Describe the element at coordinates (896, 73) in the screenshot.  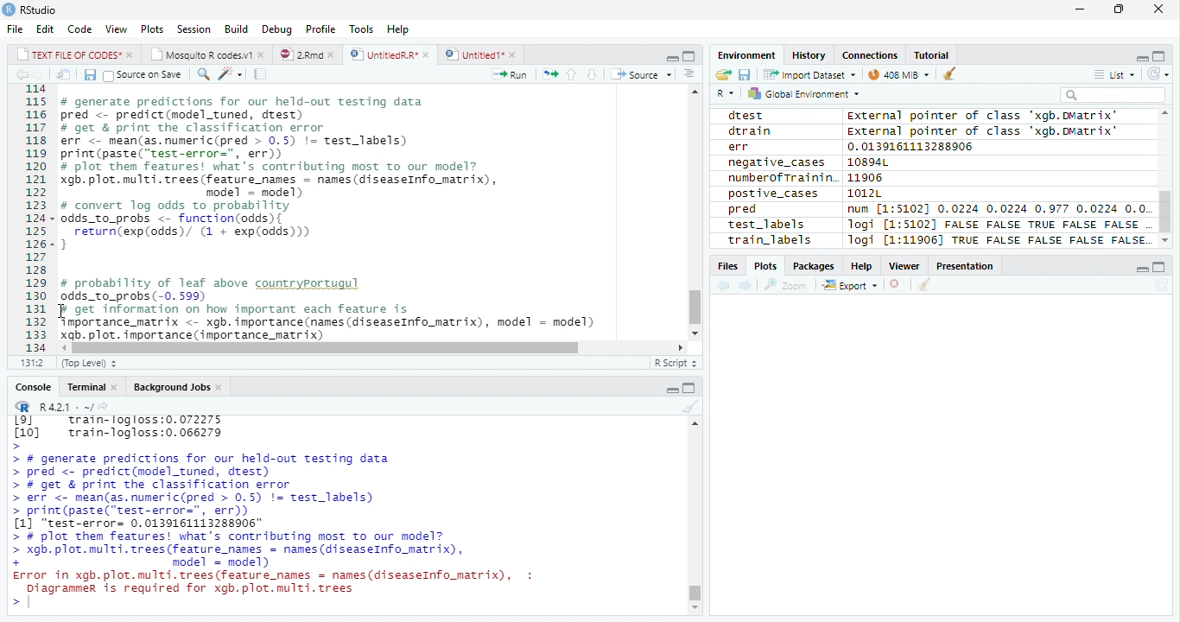
I see `44MiB` at that location.